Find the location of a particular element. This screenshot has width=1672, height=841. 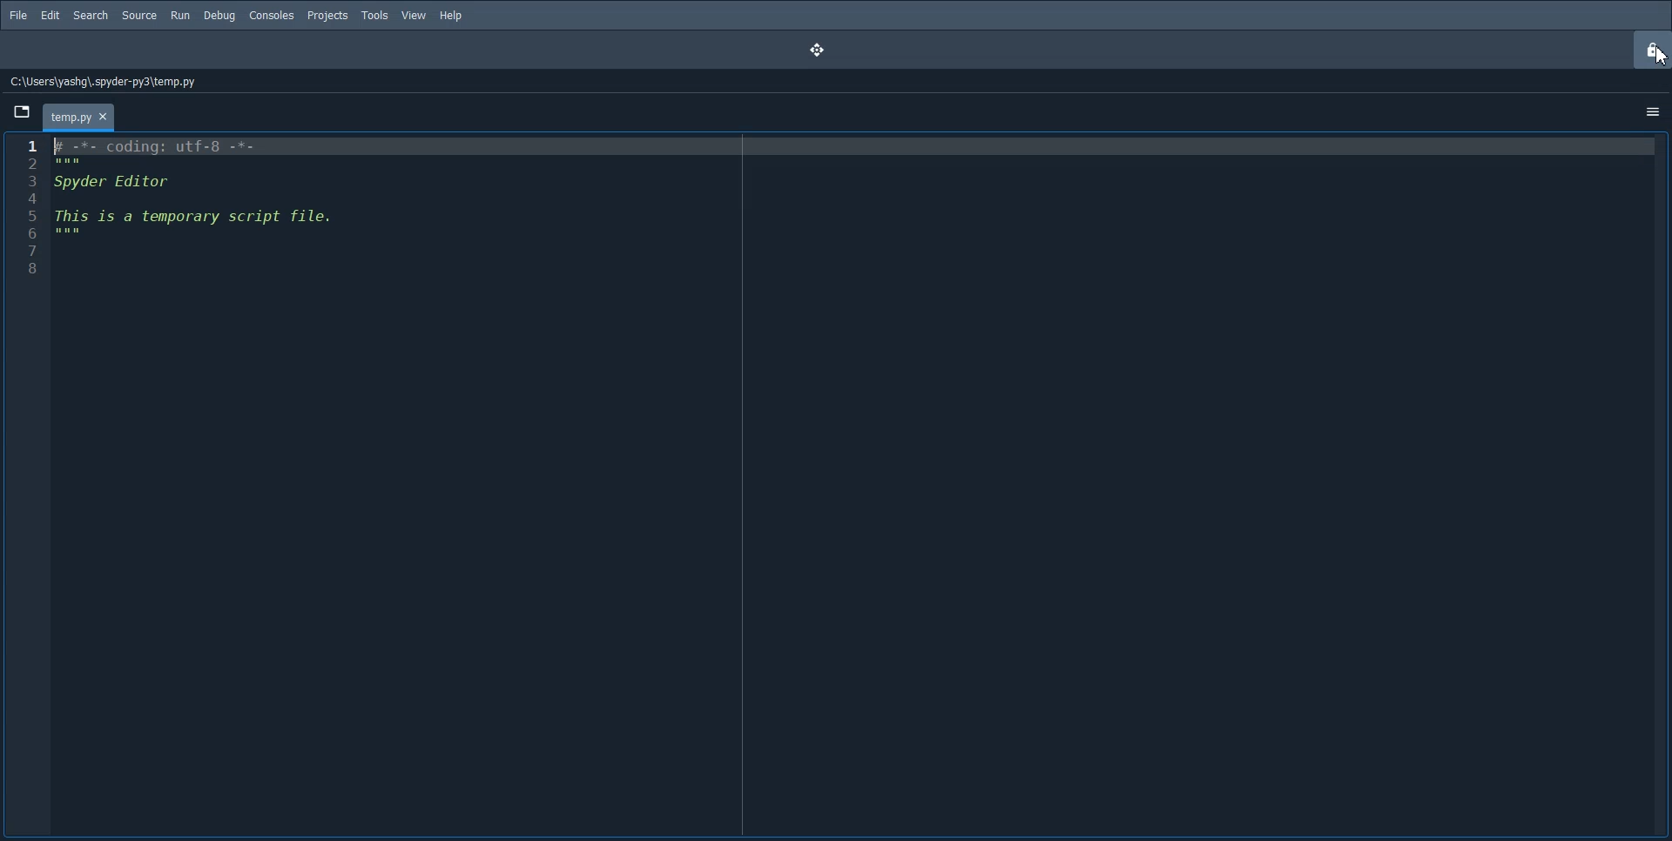

Debug is located at coordinates (219, 16).